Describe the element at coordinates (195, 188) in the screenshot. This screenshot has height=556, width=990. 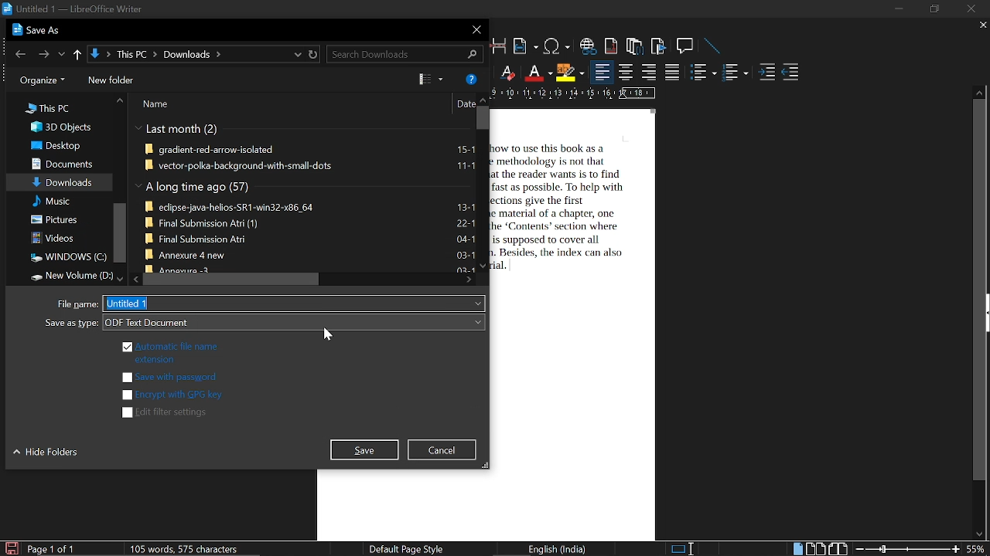
I see `A long time ago (57)` at that location.